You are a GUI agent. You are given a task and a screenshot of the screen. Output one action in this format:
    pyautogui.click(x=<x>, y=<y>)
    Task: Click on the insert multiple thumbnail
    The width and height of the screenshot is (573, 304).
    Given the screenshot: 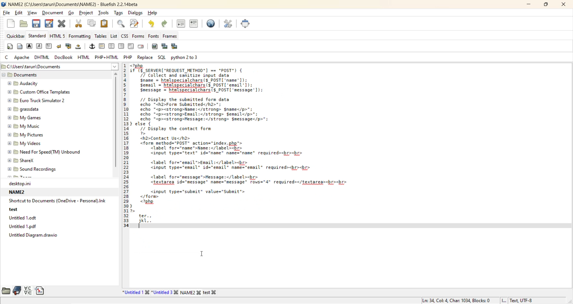 What is the action you would take?
    pyautogui.click(x=176, y=46)
    